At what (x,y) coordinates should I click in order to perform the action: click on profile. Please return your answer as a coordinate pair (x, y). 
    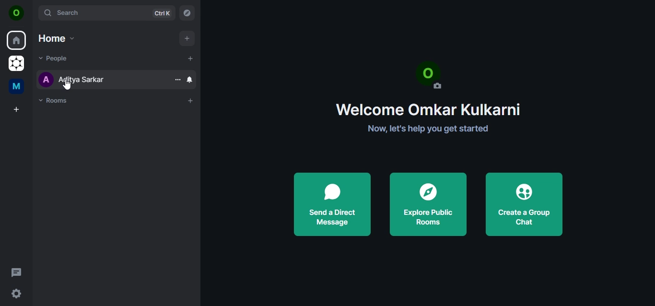
    Looking at the image, I should click on (433, 76).